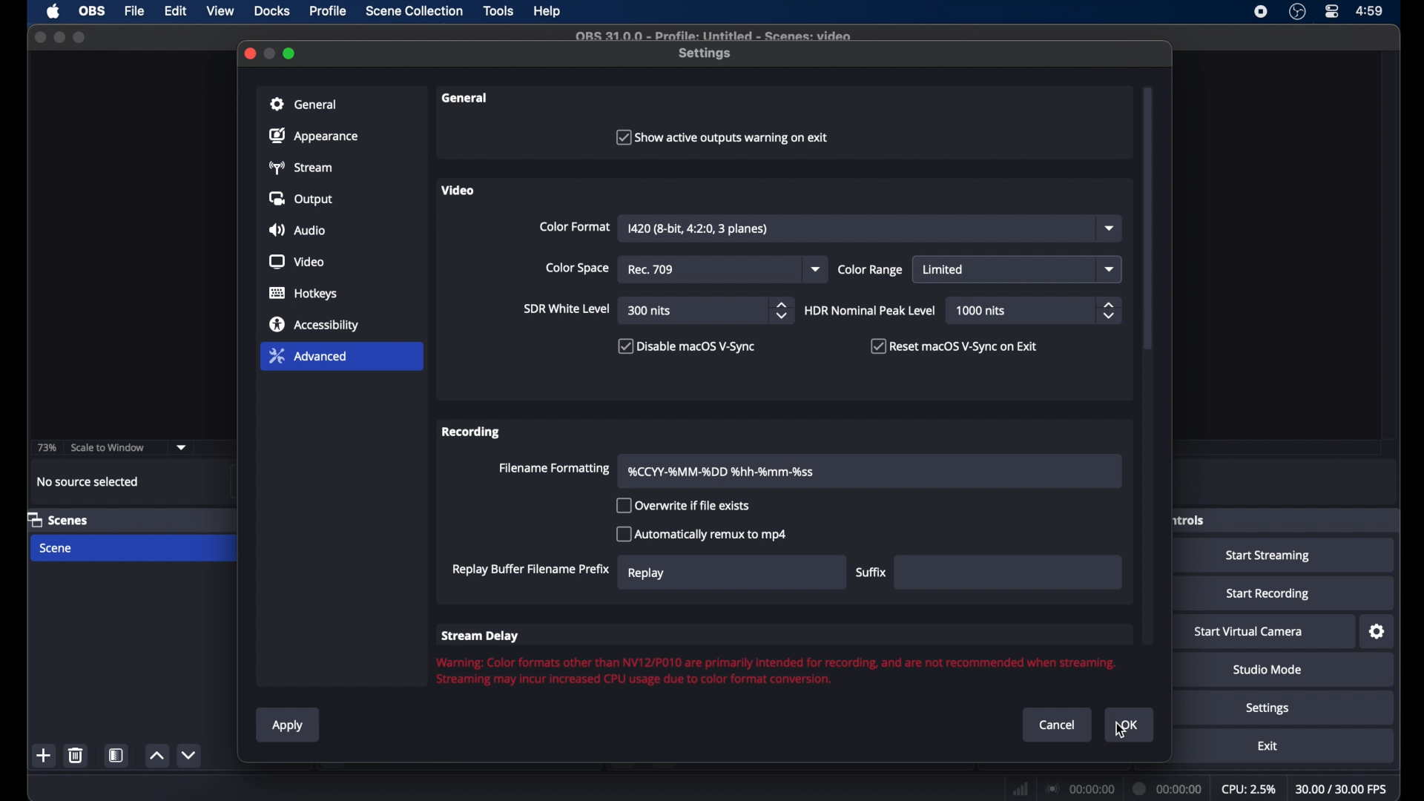  What do you see at coordinates (1267, 593) in the screenshot?
I see `start recording` at bounding box center [1267, 593].